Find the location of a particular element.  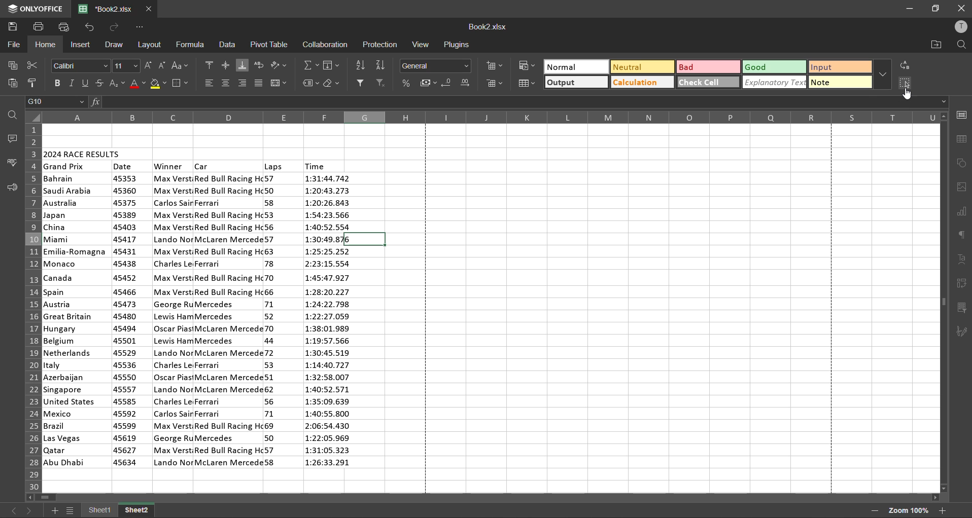

cell address is located at coordinates (56, 102).